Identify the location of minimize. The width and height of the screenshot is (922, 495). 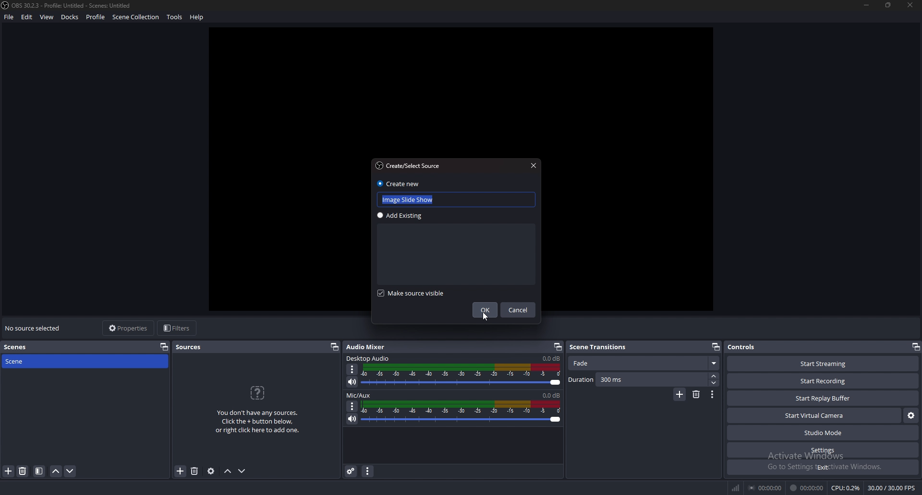
(867, 5).